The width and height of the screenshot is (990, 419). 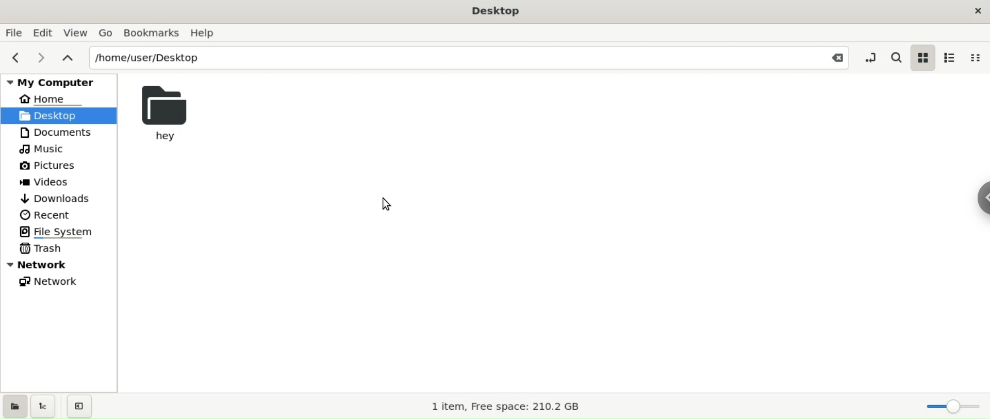 What do you see at coordinates (12, 33) in the screenshot?
I see `file` at bounding box center [12, 33].